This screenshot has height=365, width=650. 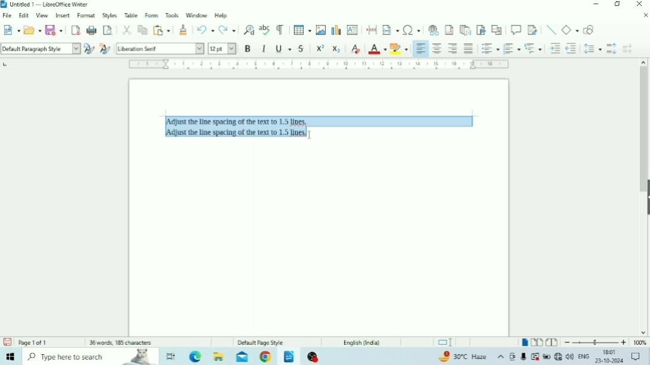 I want to click on LibreOffice Writer, so click(x=288, y=357).